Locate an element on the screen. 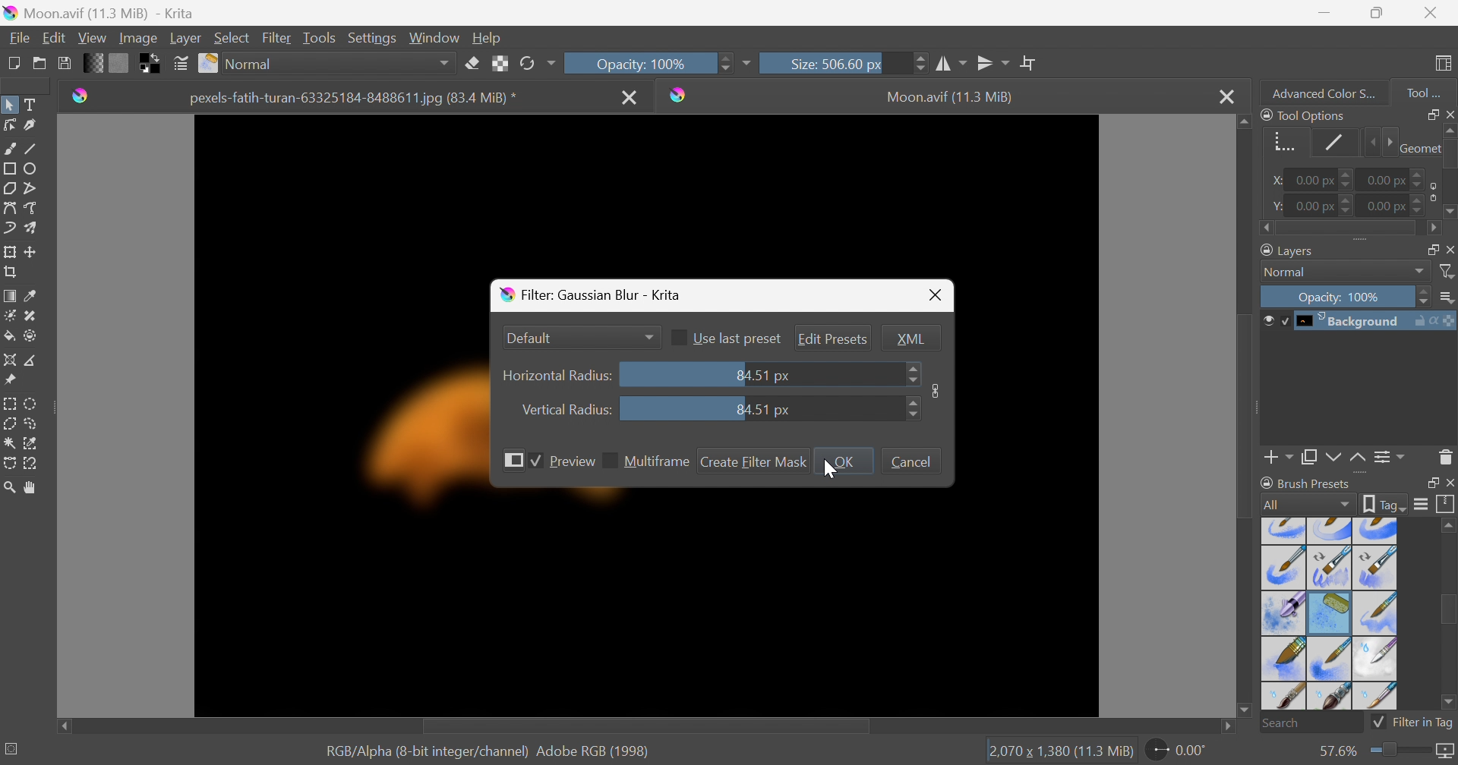  View or change the layer properties is located at coordinates (1390, 459).